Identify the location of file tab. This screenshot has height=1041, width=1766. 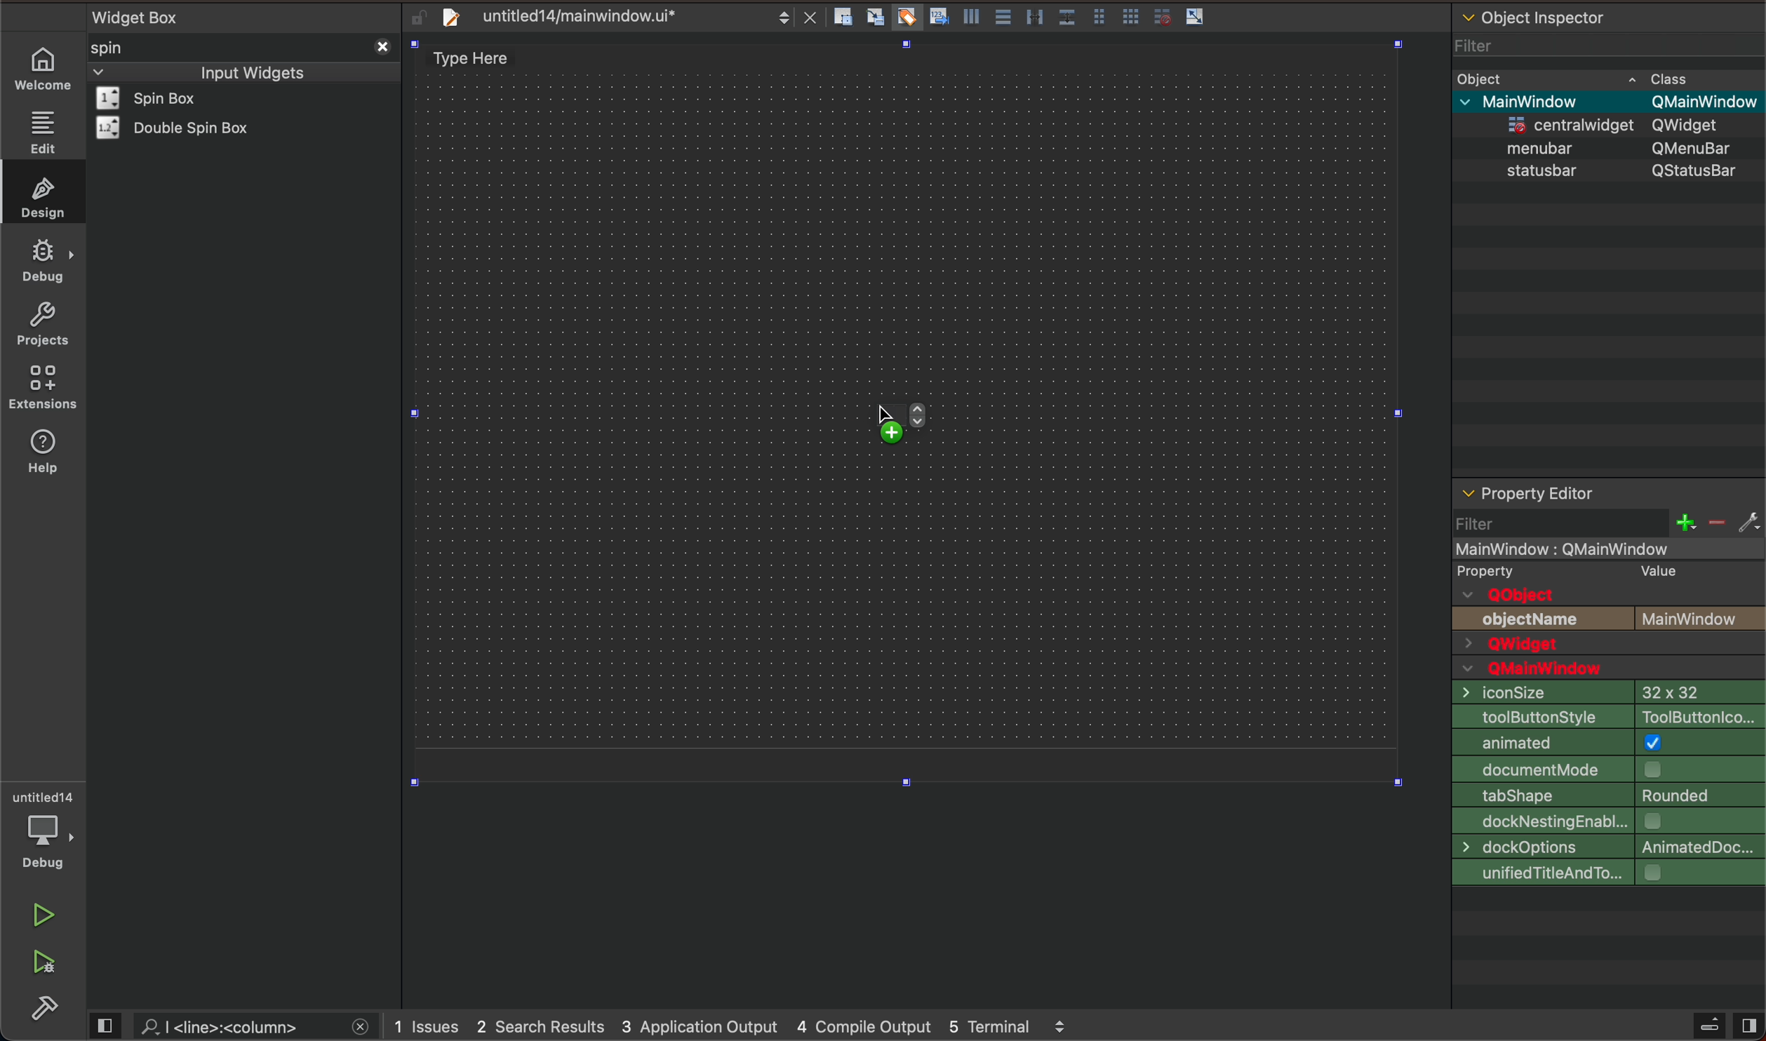
(613, 16).